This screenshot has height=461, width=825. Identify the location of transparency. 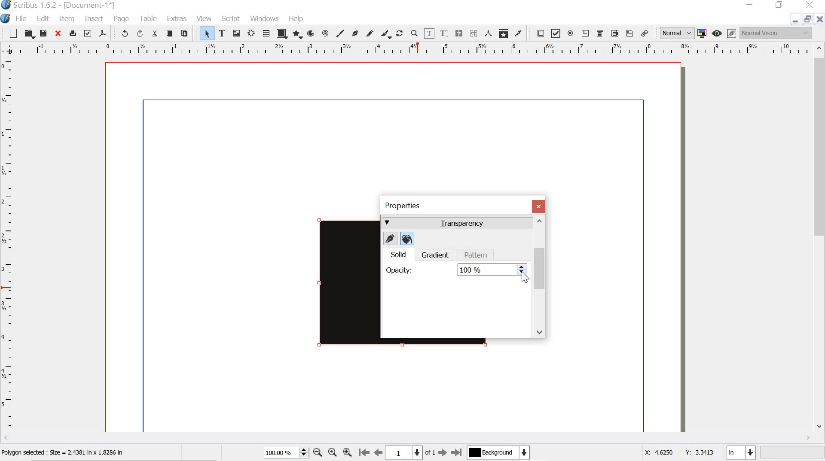
(455, 223).